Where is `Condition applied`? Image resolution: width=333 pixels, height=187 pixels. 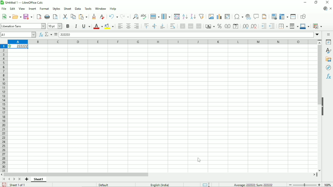 Condition applied is located at coordinates (18, 47).